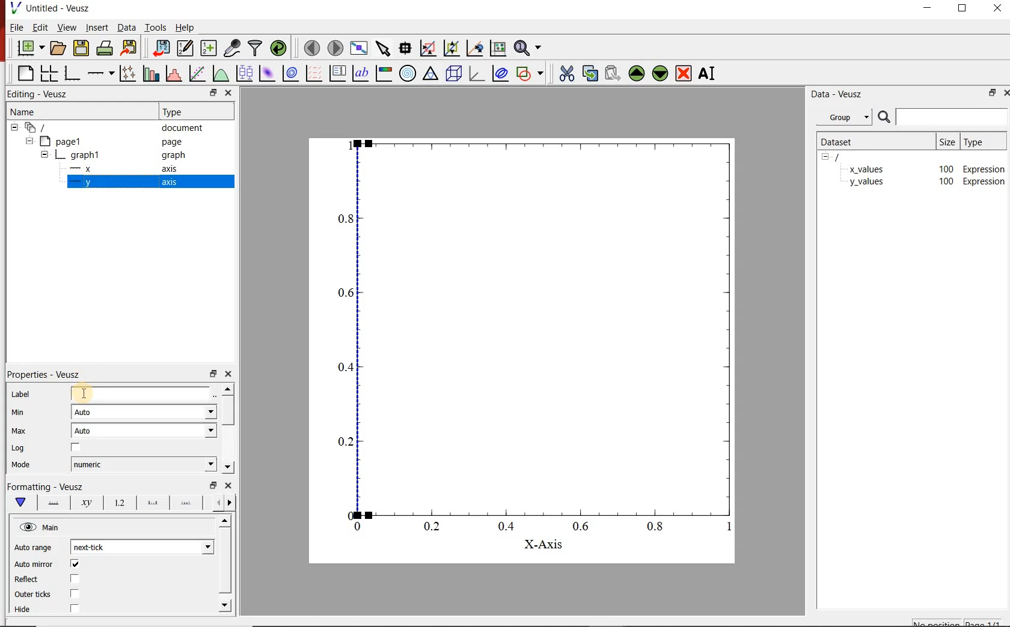  Describe the element at coordinates (520, 333) in the screenshot. I see `graph` at that location.